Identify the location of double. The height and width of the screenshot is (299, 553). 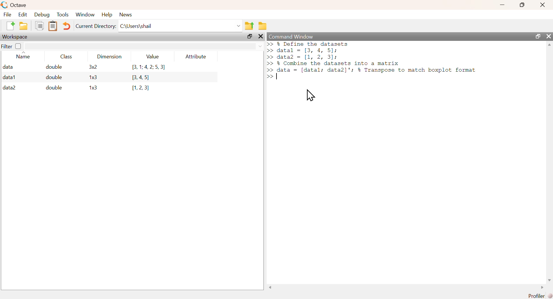
(53, 67).